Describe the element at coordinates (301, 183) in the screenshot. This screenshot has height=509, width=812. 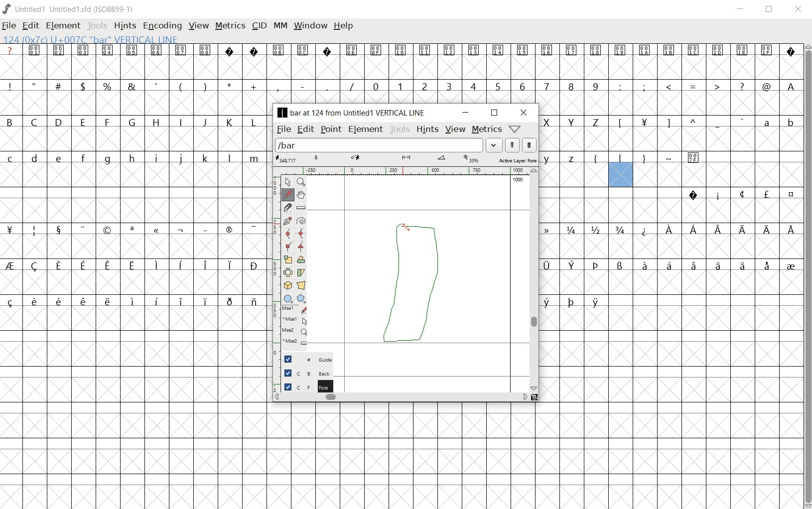
I see `Magnify` at that location.